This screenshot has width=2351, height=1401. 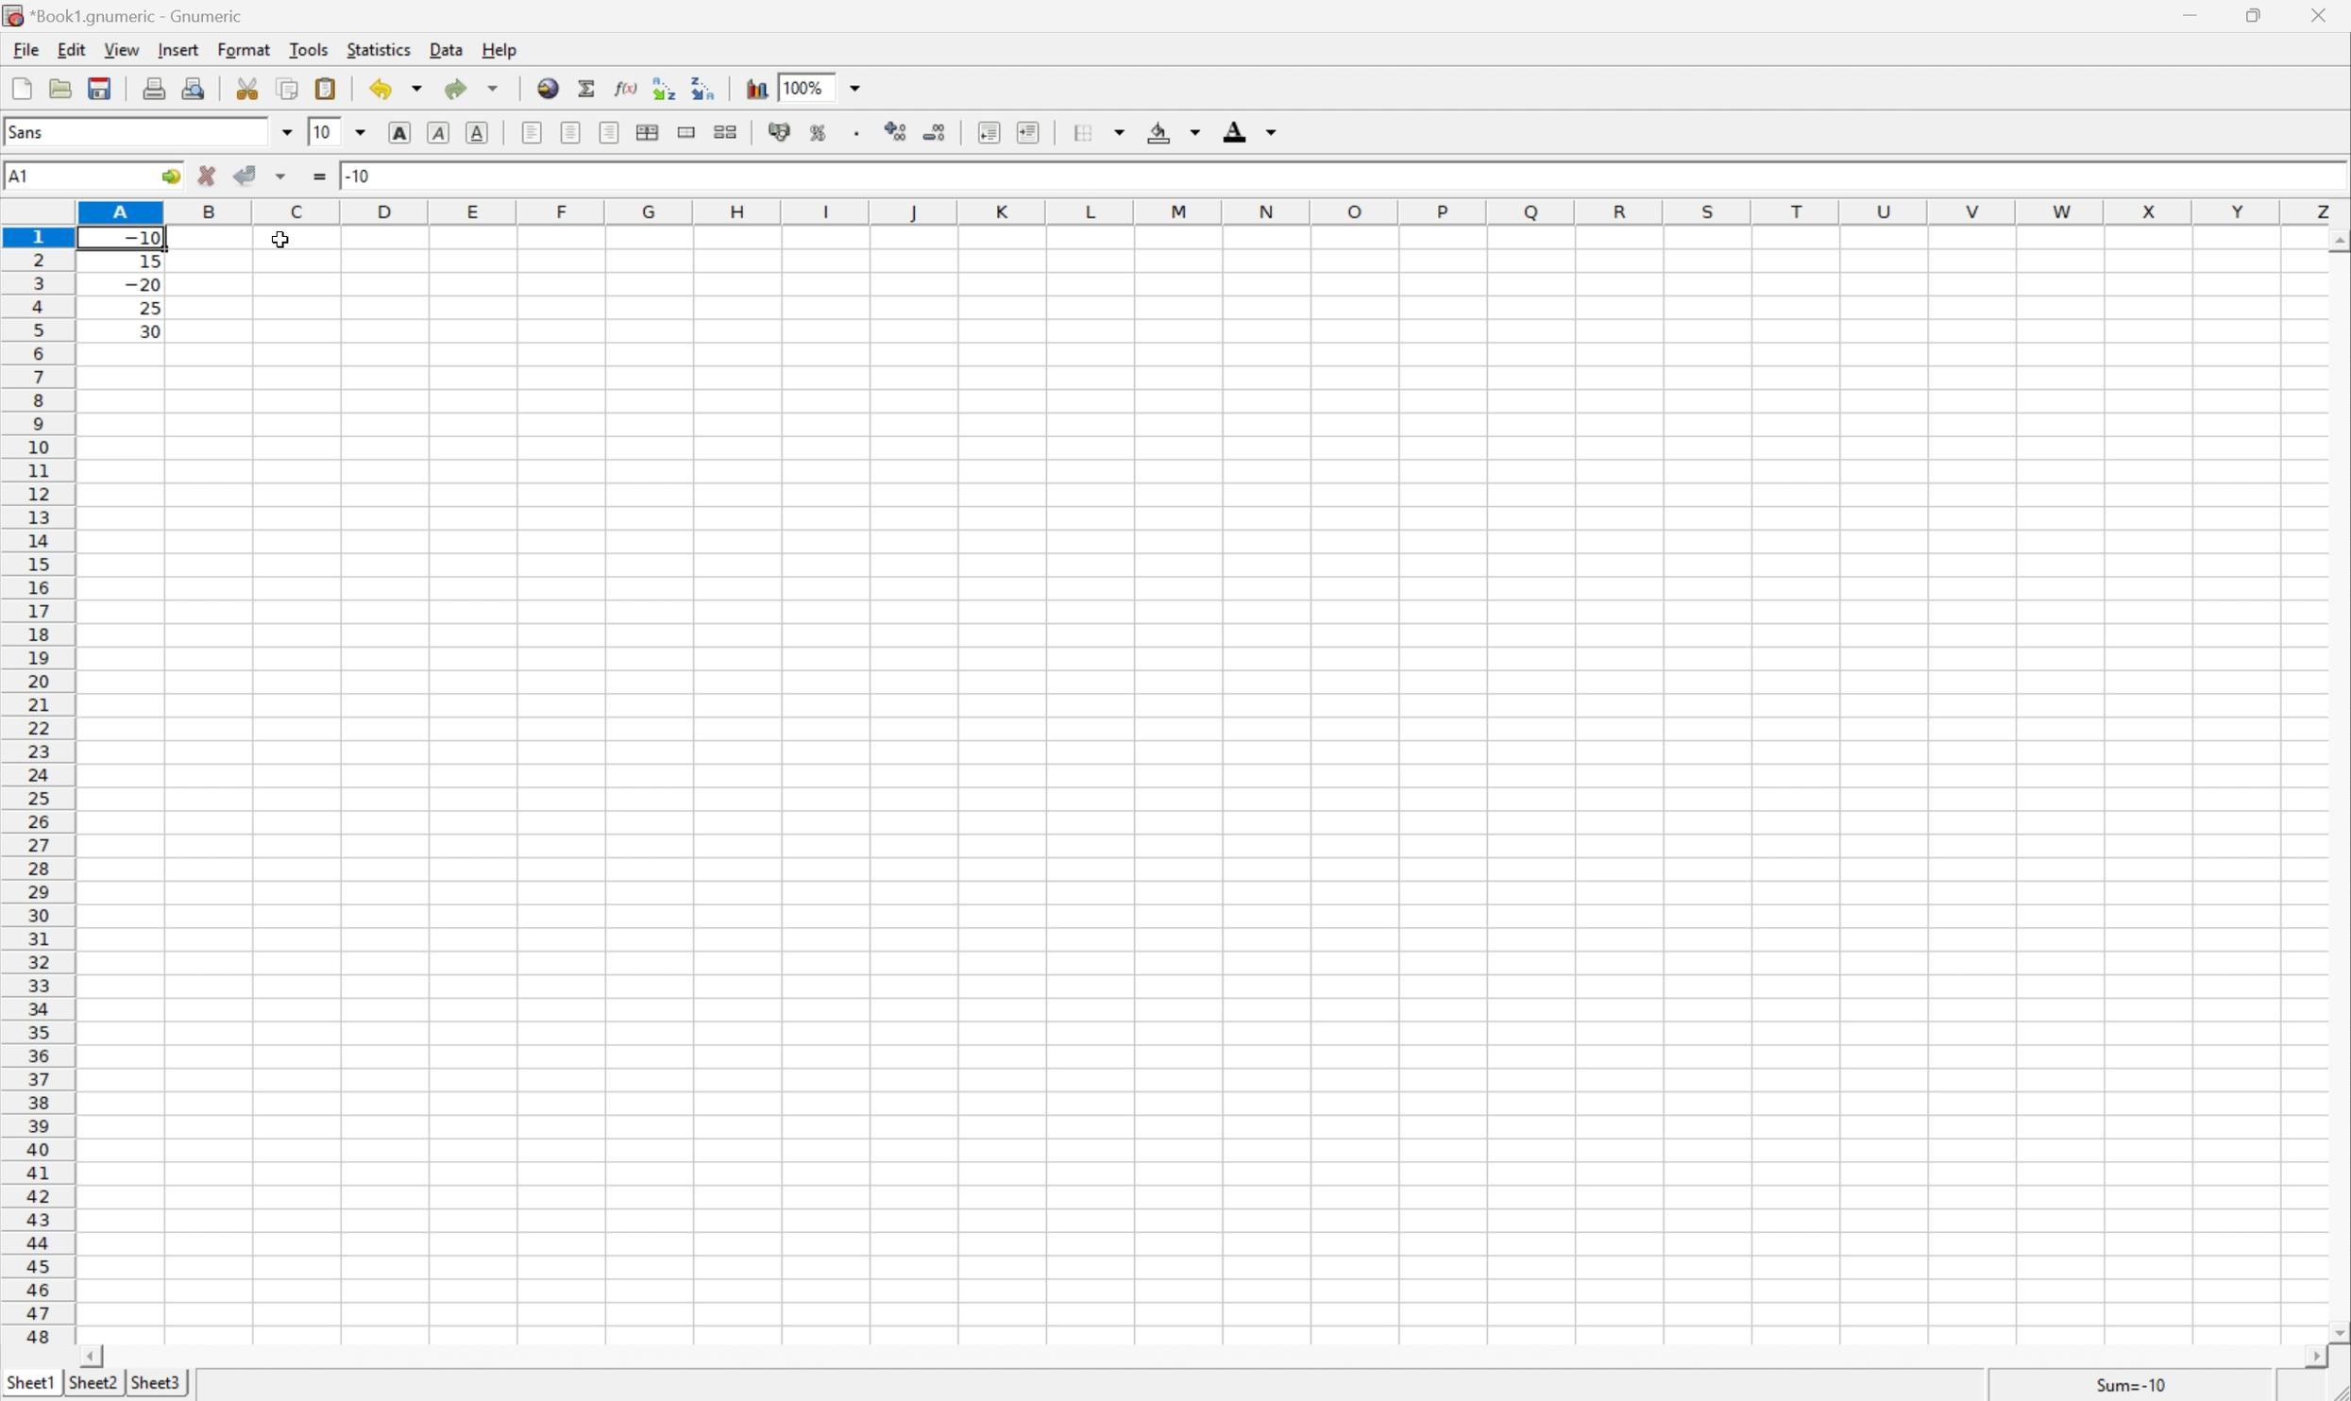 What do you see at coordinates (1159, 133) in the screenshot?
I see `Background` at bounding box center [1159, 133].